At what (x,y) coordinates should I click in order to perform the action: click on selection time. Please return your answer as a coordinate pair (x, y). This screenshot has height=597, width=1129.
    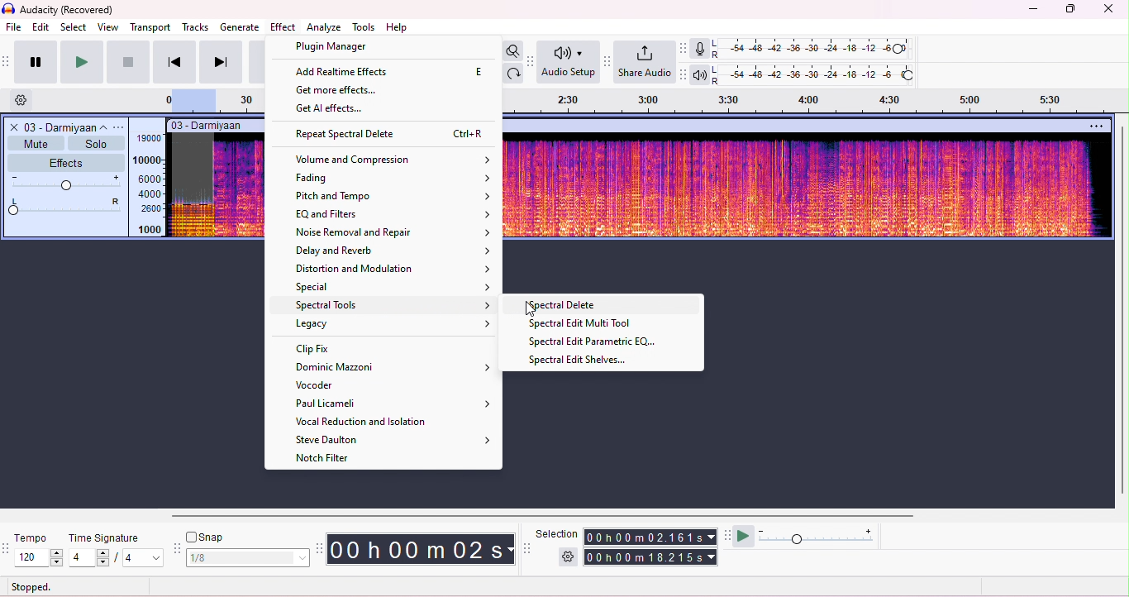
    Looking at the image, I should click on (652, 537).